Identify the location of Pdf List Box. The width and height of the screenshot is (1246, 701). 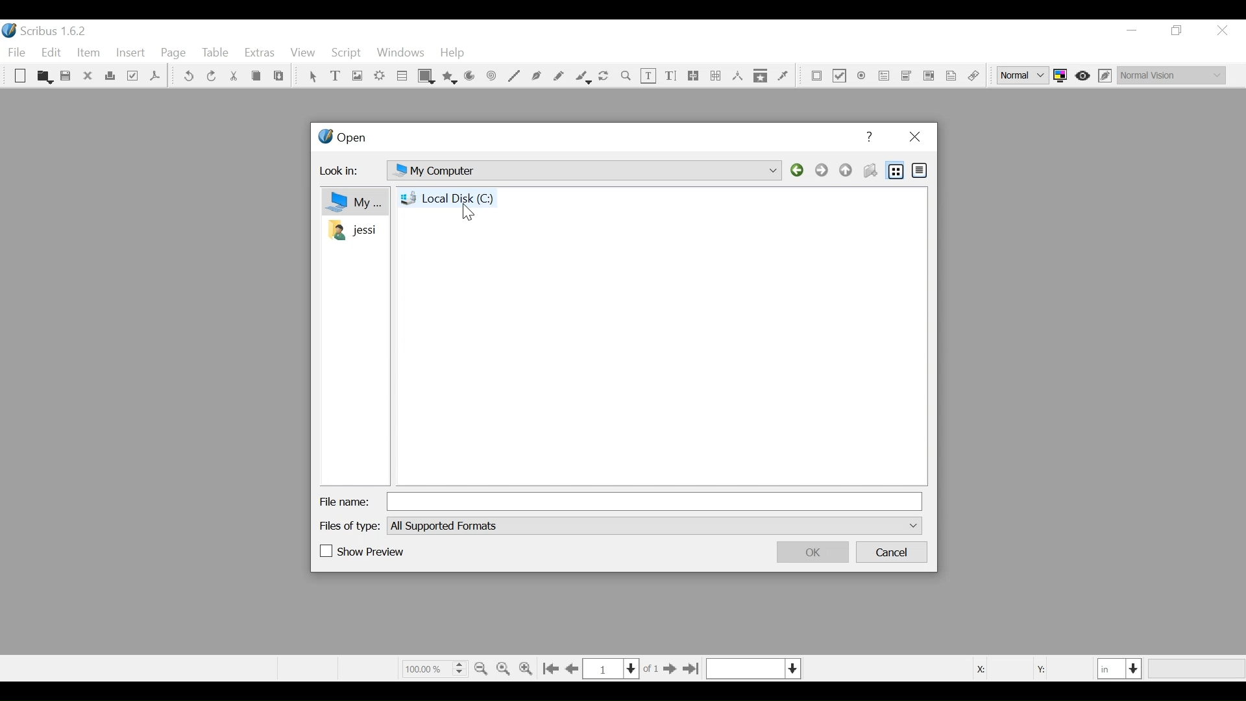
(929, 75).